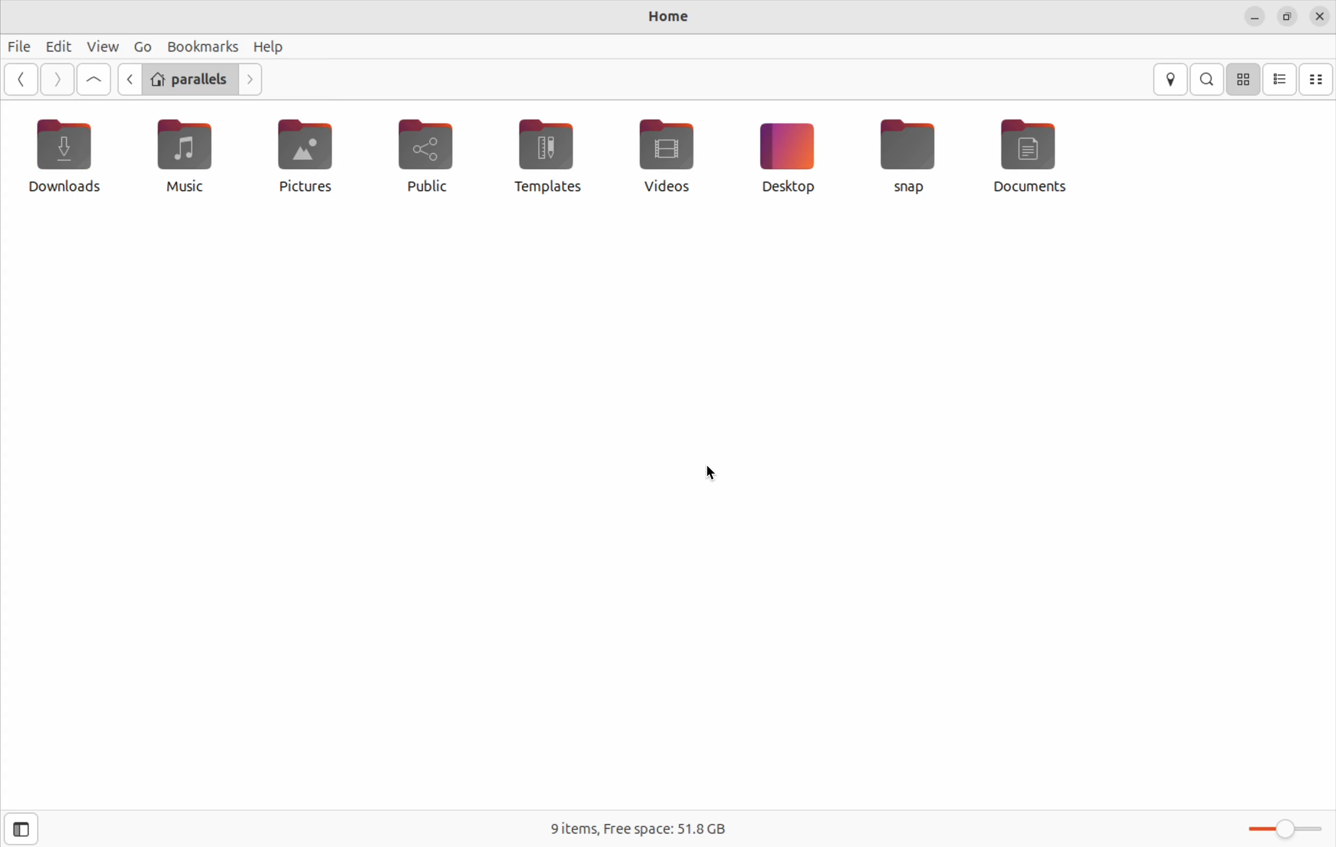 The width and height of the screenshot is (1336, 847). Describe the element at coordinates (1170, 79) in the screenshot. I see `location` at that location.